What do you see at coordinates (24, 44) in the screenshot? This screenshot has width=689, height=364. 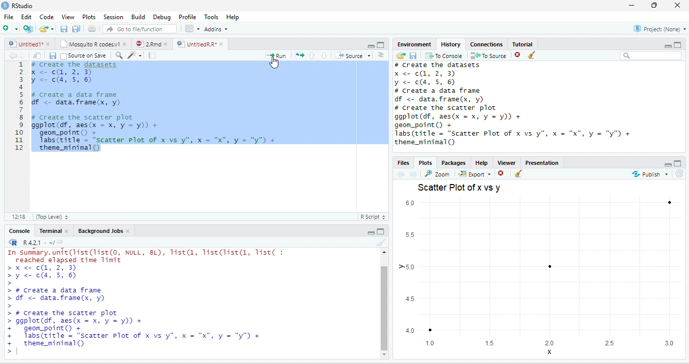 I see `Untitled1*` at bounding box center [24, 44].